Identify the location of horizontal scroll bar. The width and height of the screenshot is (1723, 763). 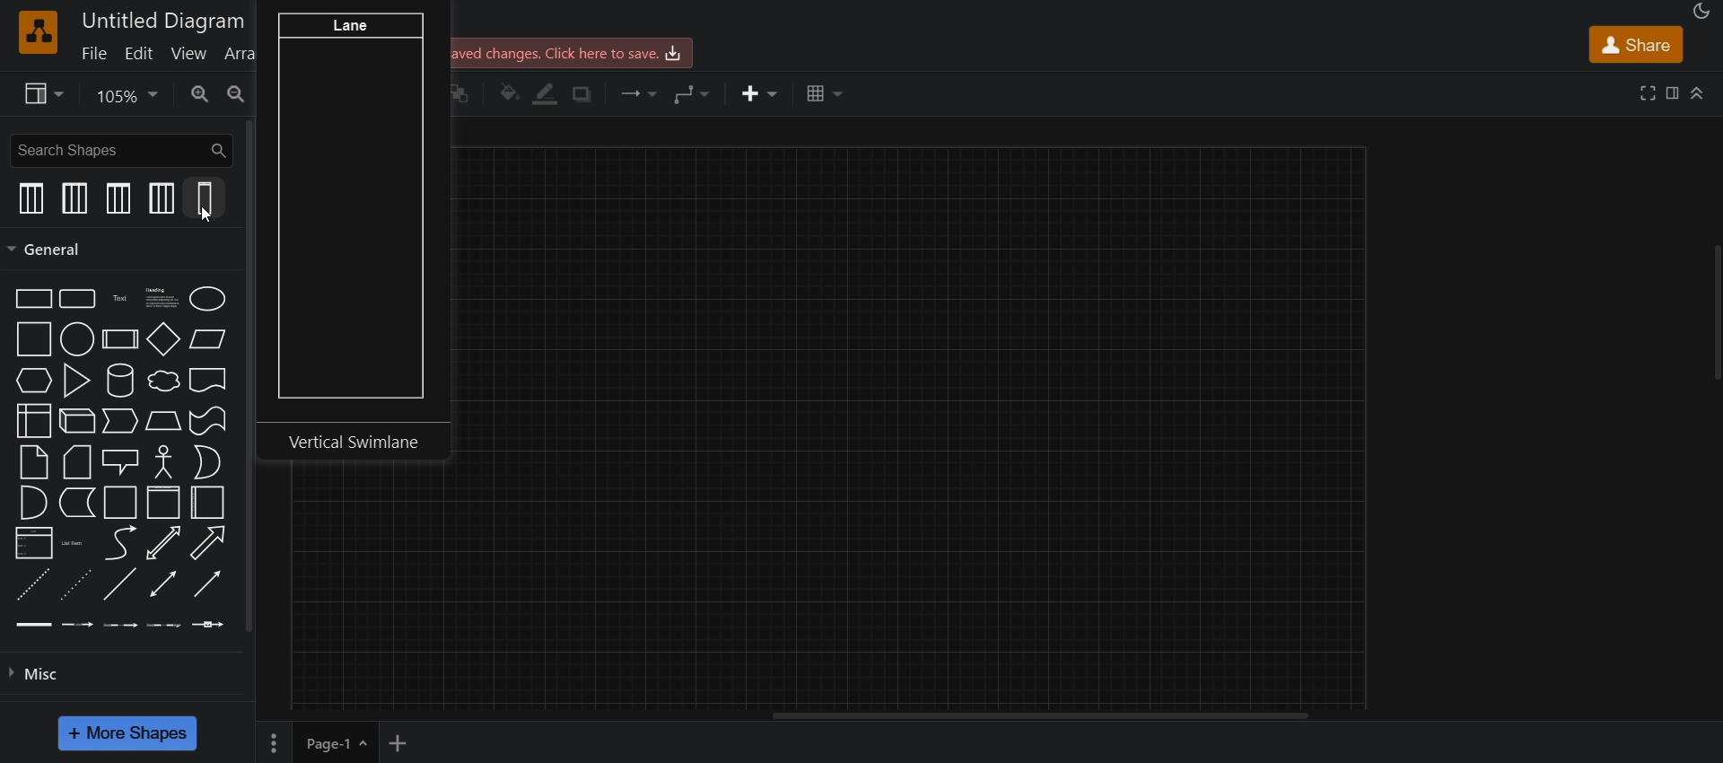
(1039, 717).